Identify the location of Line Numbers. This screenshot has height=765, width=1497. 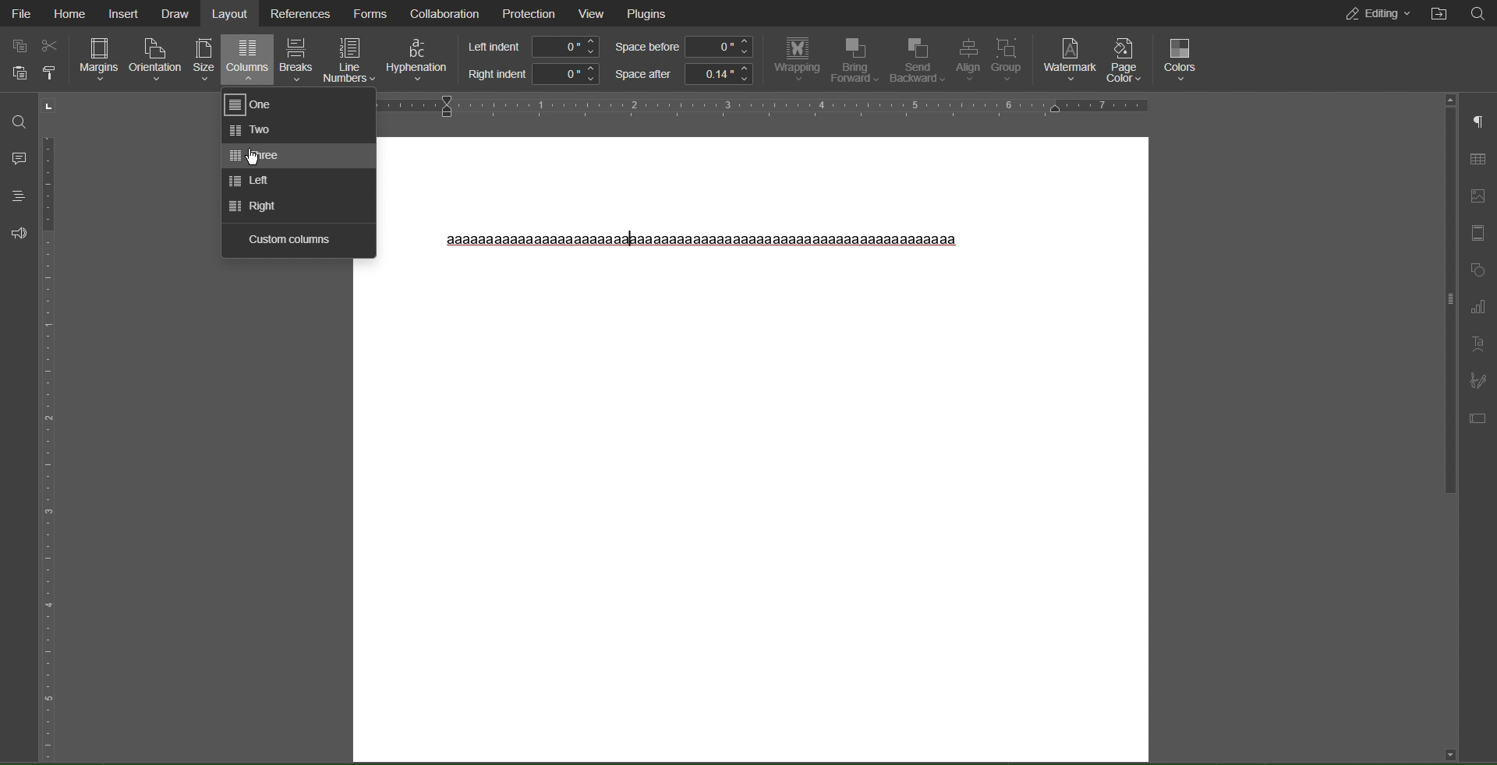
(349, 60).